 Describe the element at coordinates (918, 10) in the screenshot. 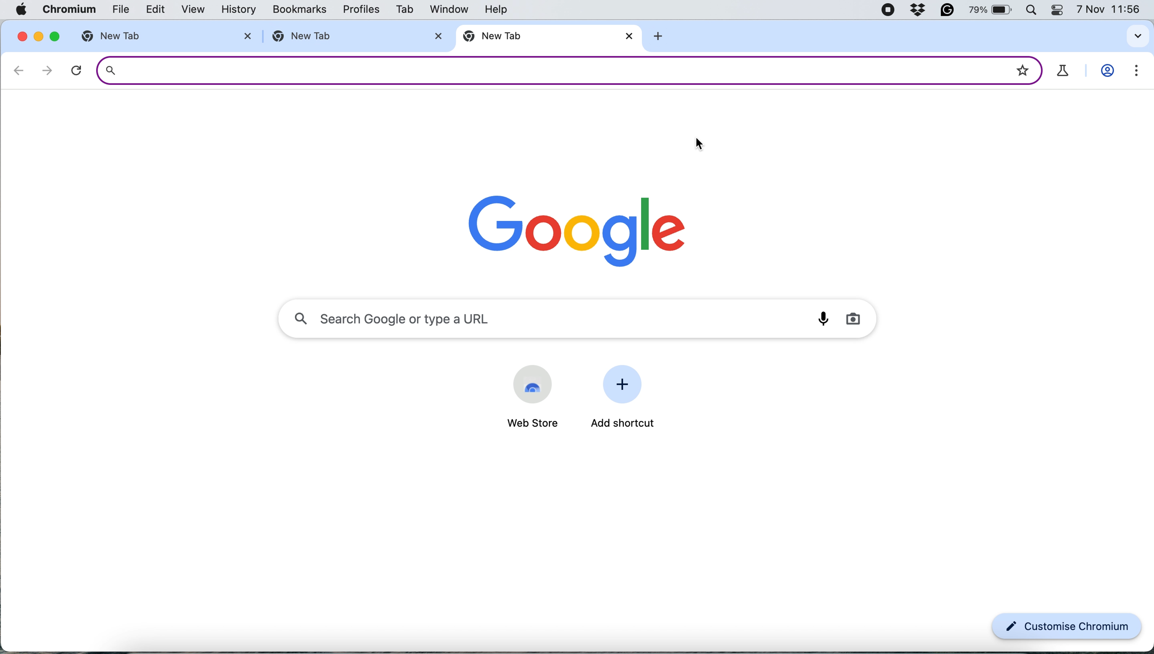

I see `dropbox` at that location.